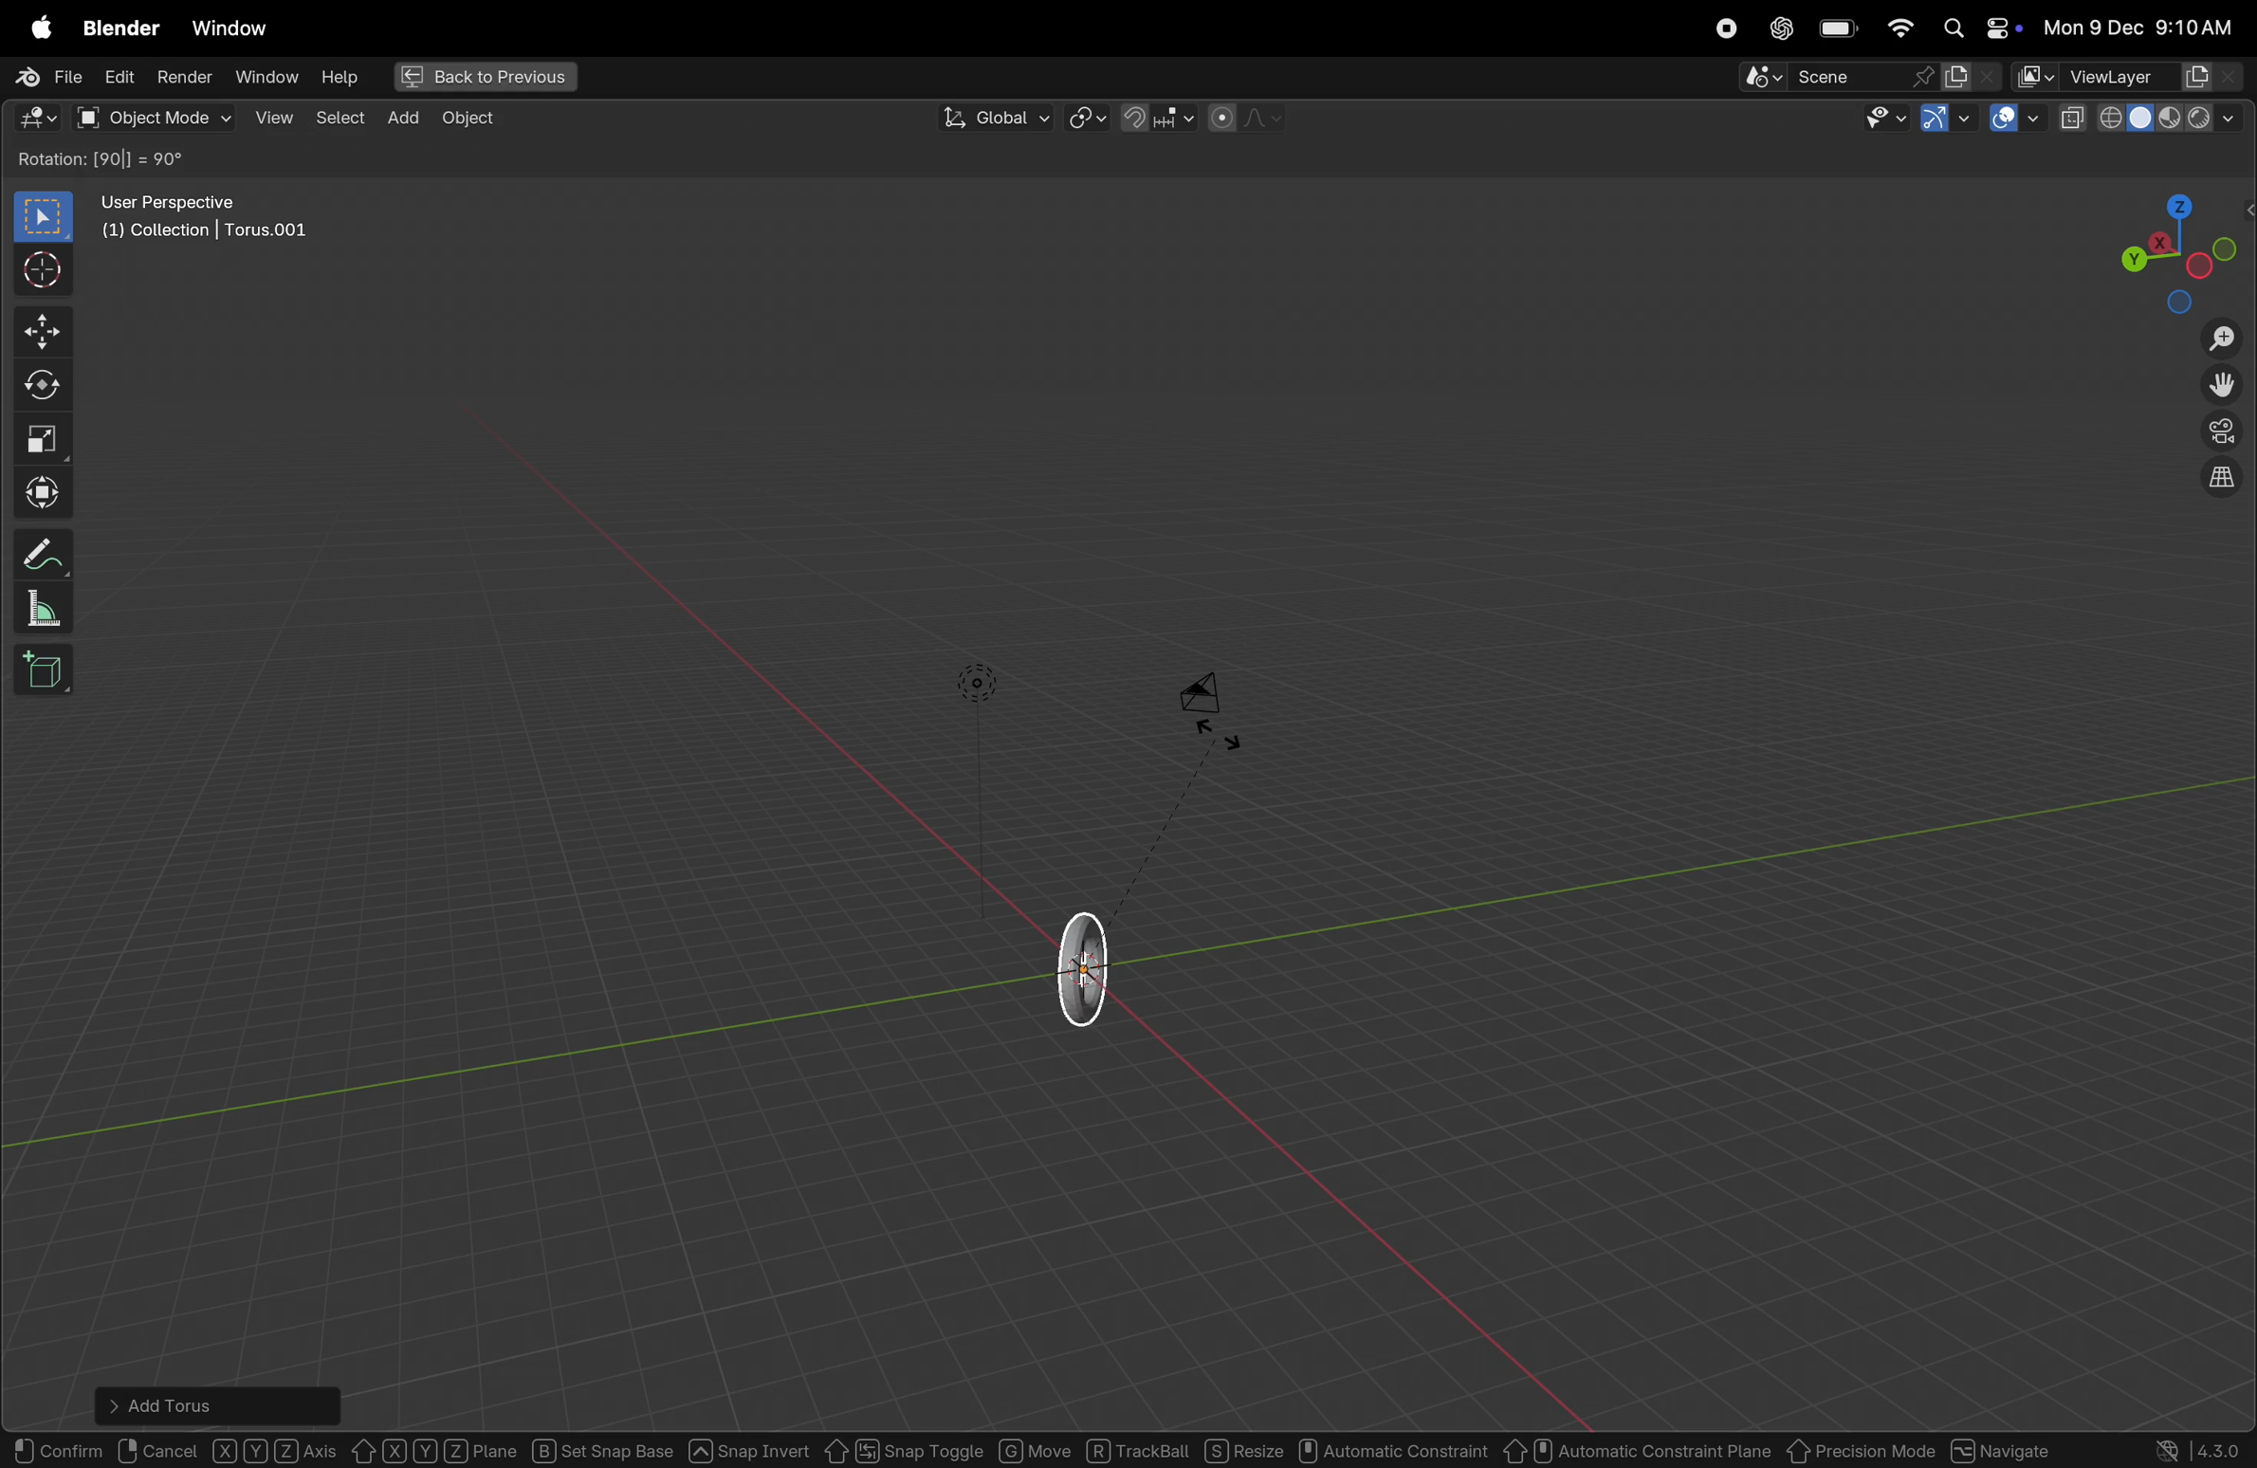 The width and height of the screenshot is (2257, 1468). Describe the element at coordinates (1880, 120) in the screenshot. I see `visibility` at that location.